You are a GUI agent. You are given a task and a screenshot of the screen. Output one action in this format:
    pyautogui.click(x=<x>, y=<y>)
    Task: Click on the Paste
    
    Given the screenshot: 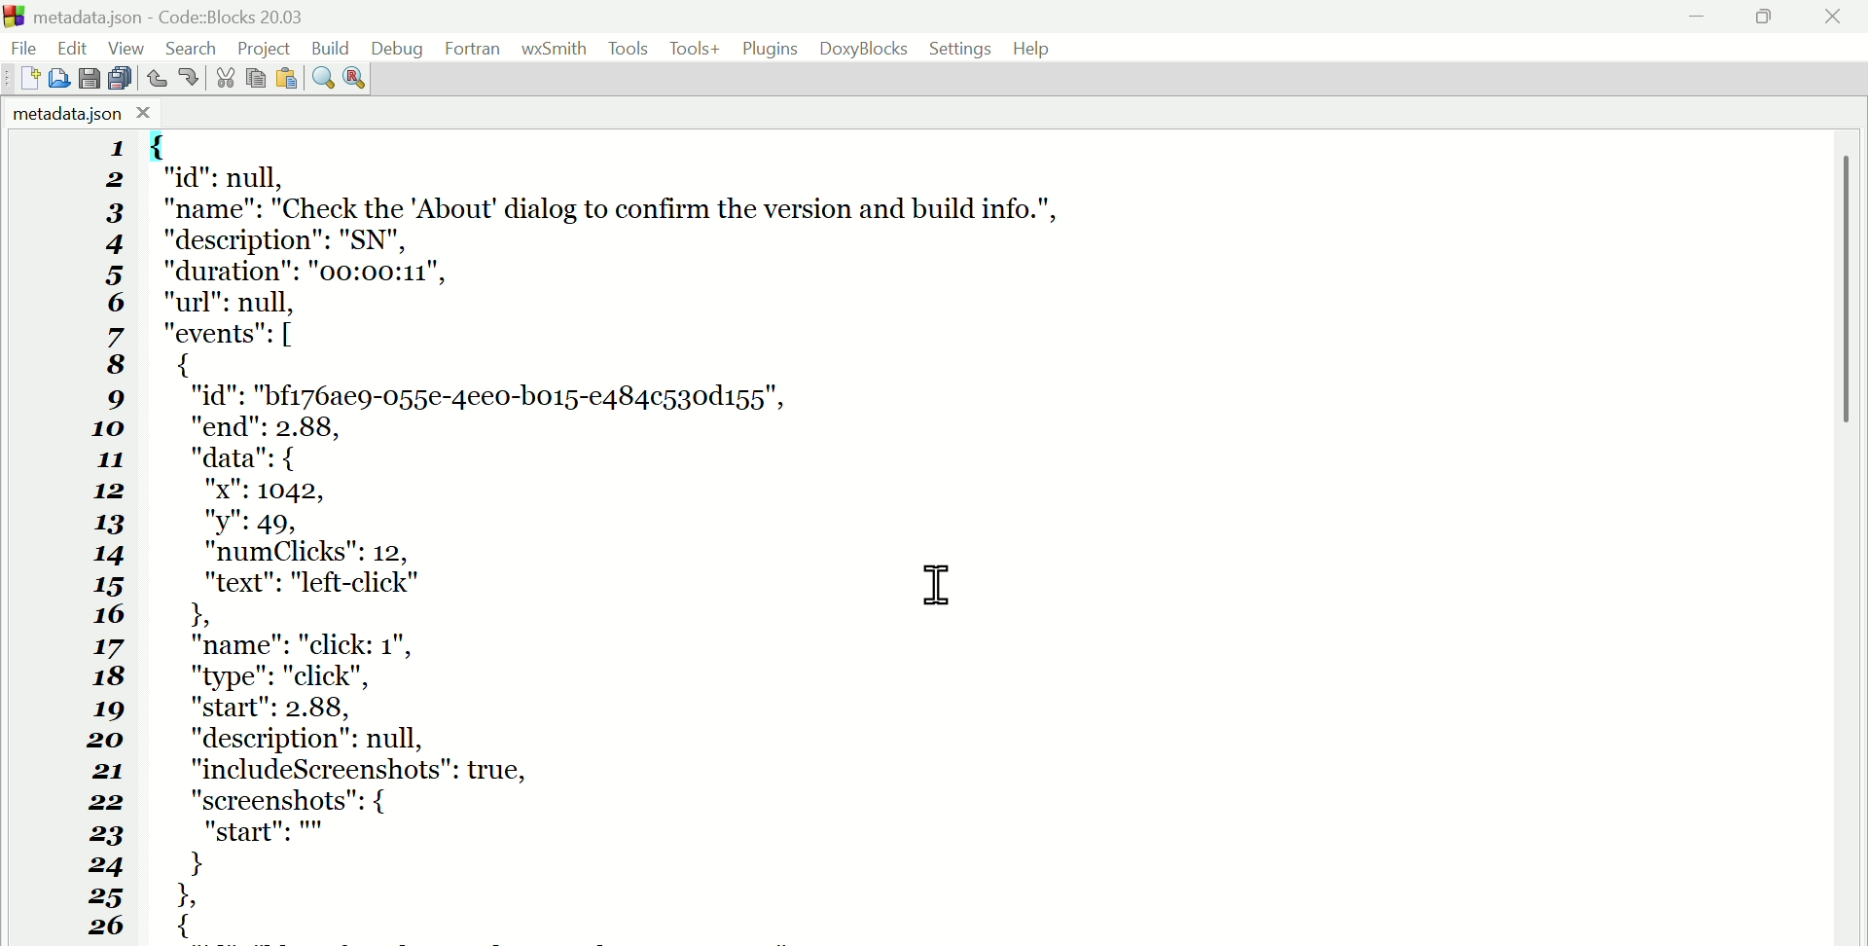 What is the action you would take?
    pyautogui.click(x=286, y=79)
    